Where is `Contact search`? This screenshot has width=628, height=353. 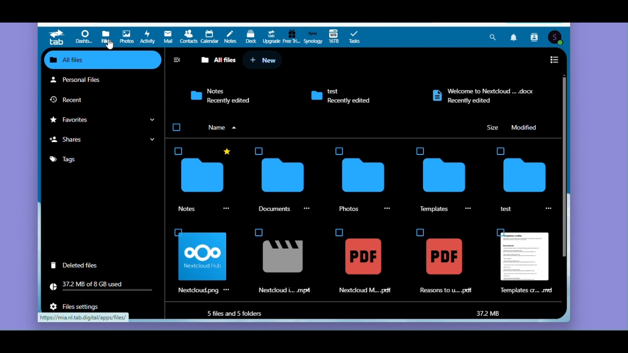 Contact search is located at coordinates (533, 39).